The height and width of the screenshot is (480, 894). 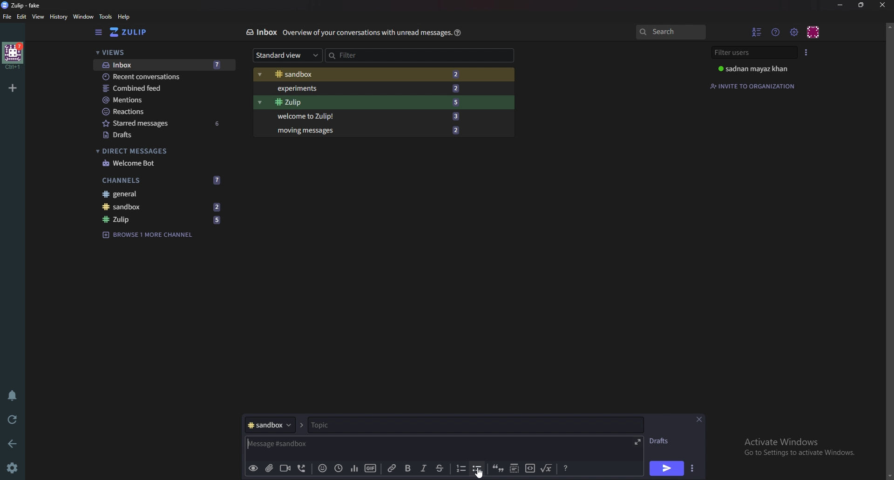 I want to click on Global time, so click(x=338, y=468).